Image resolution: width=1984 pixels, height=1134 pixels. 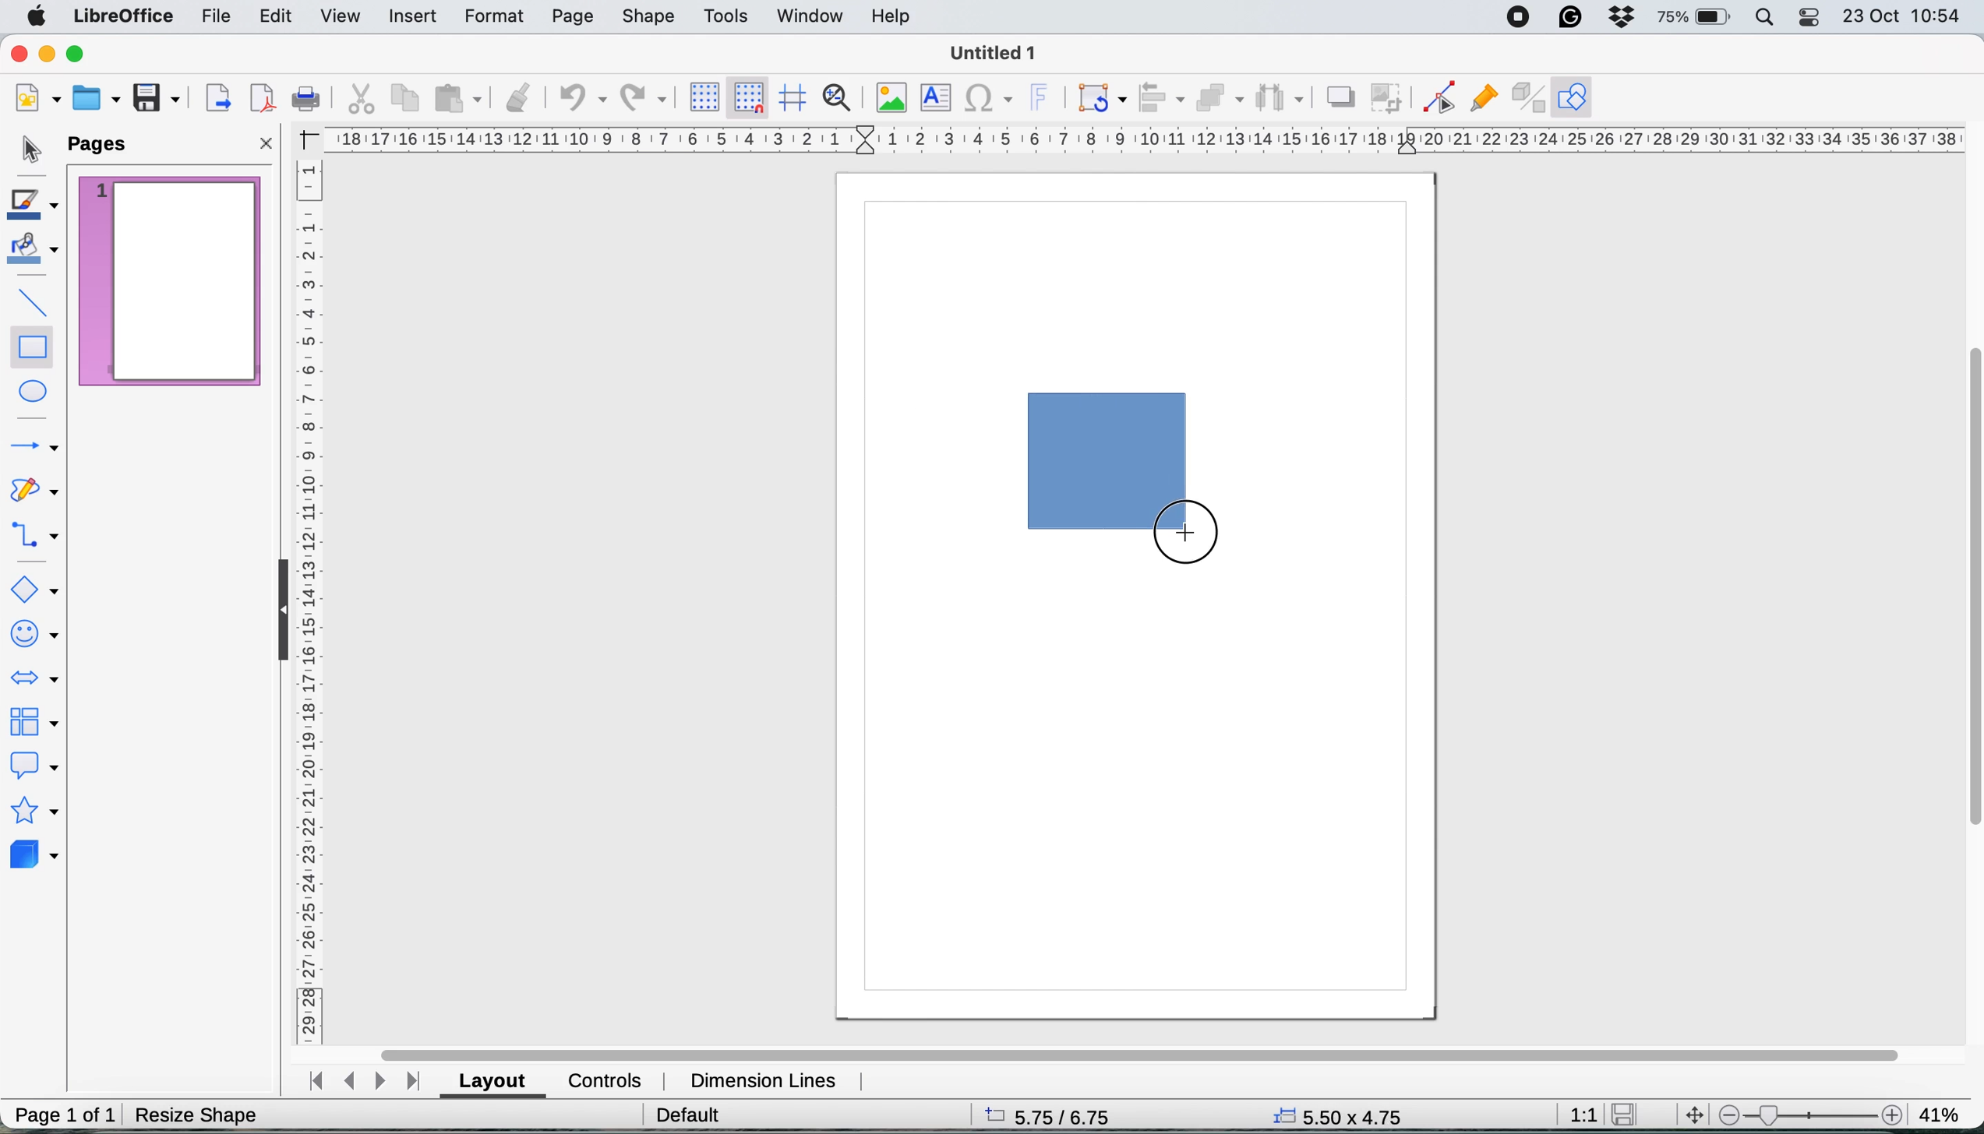 I want to click on selection tool, so click(x=31, y=153).